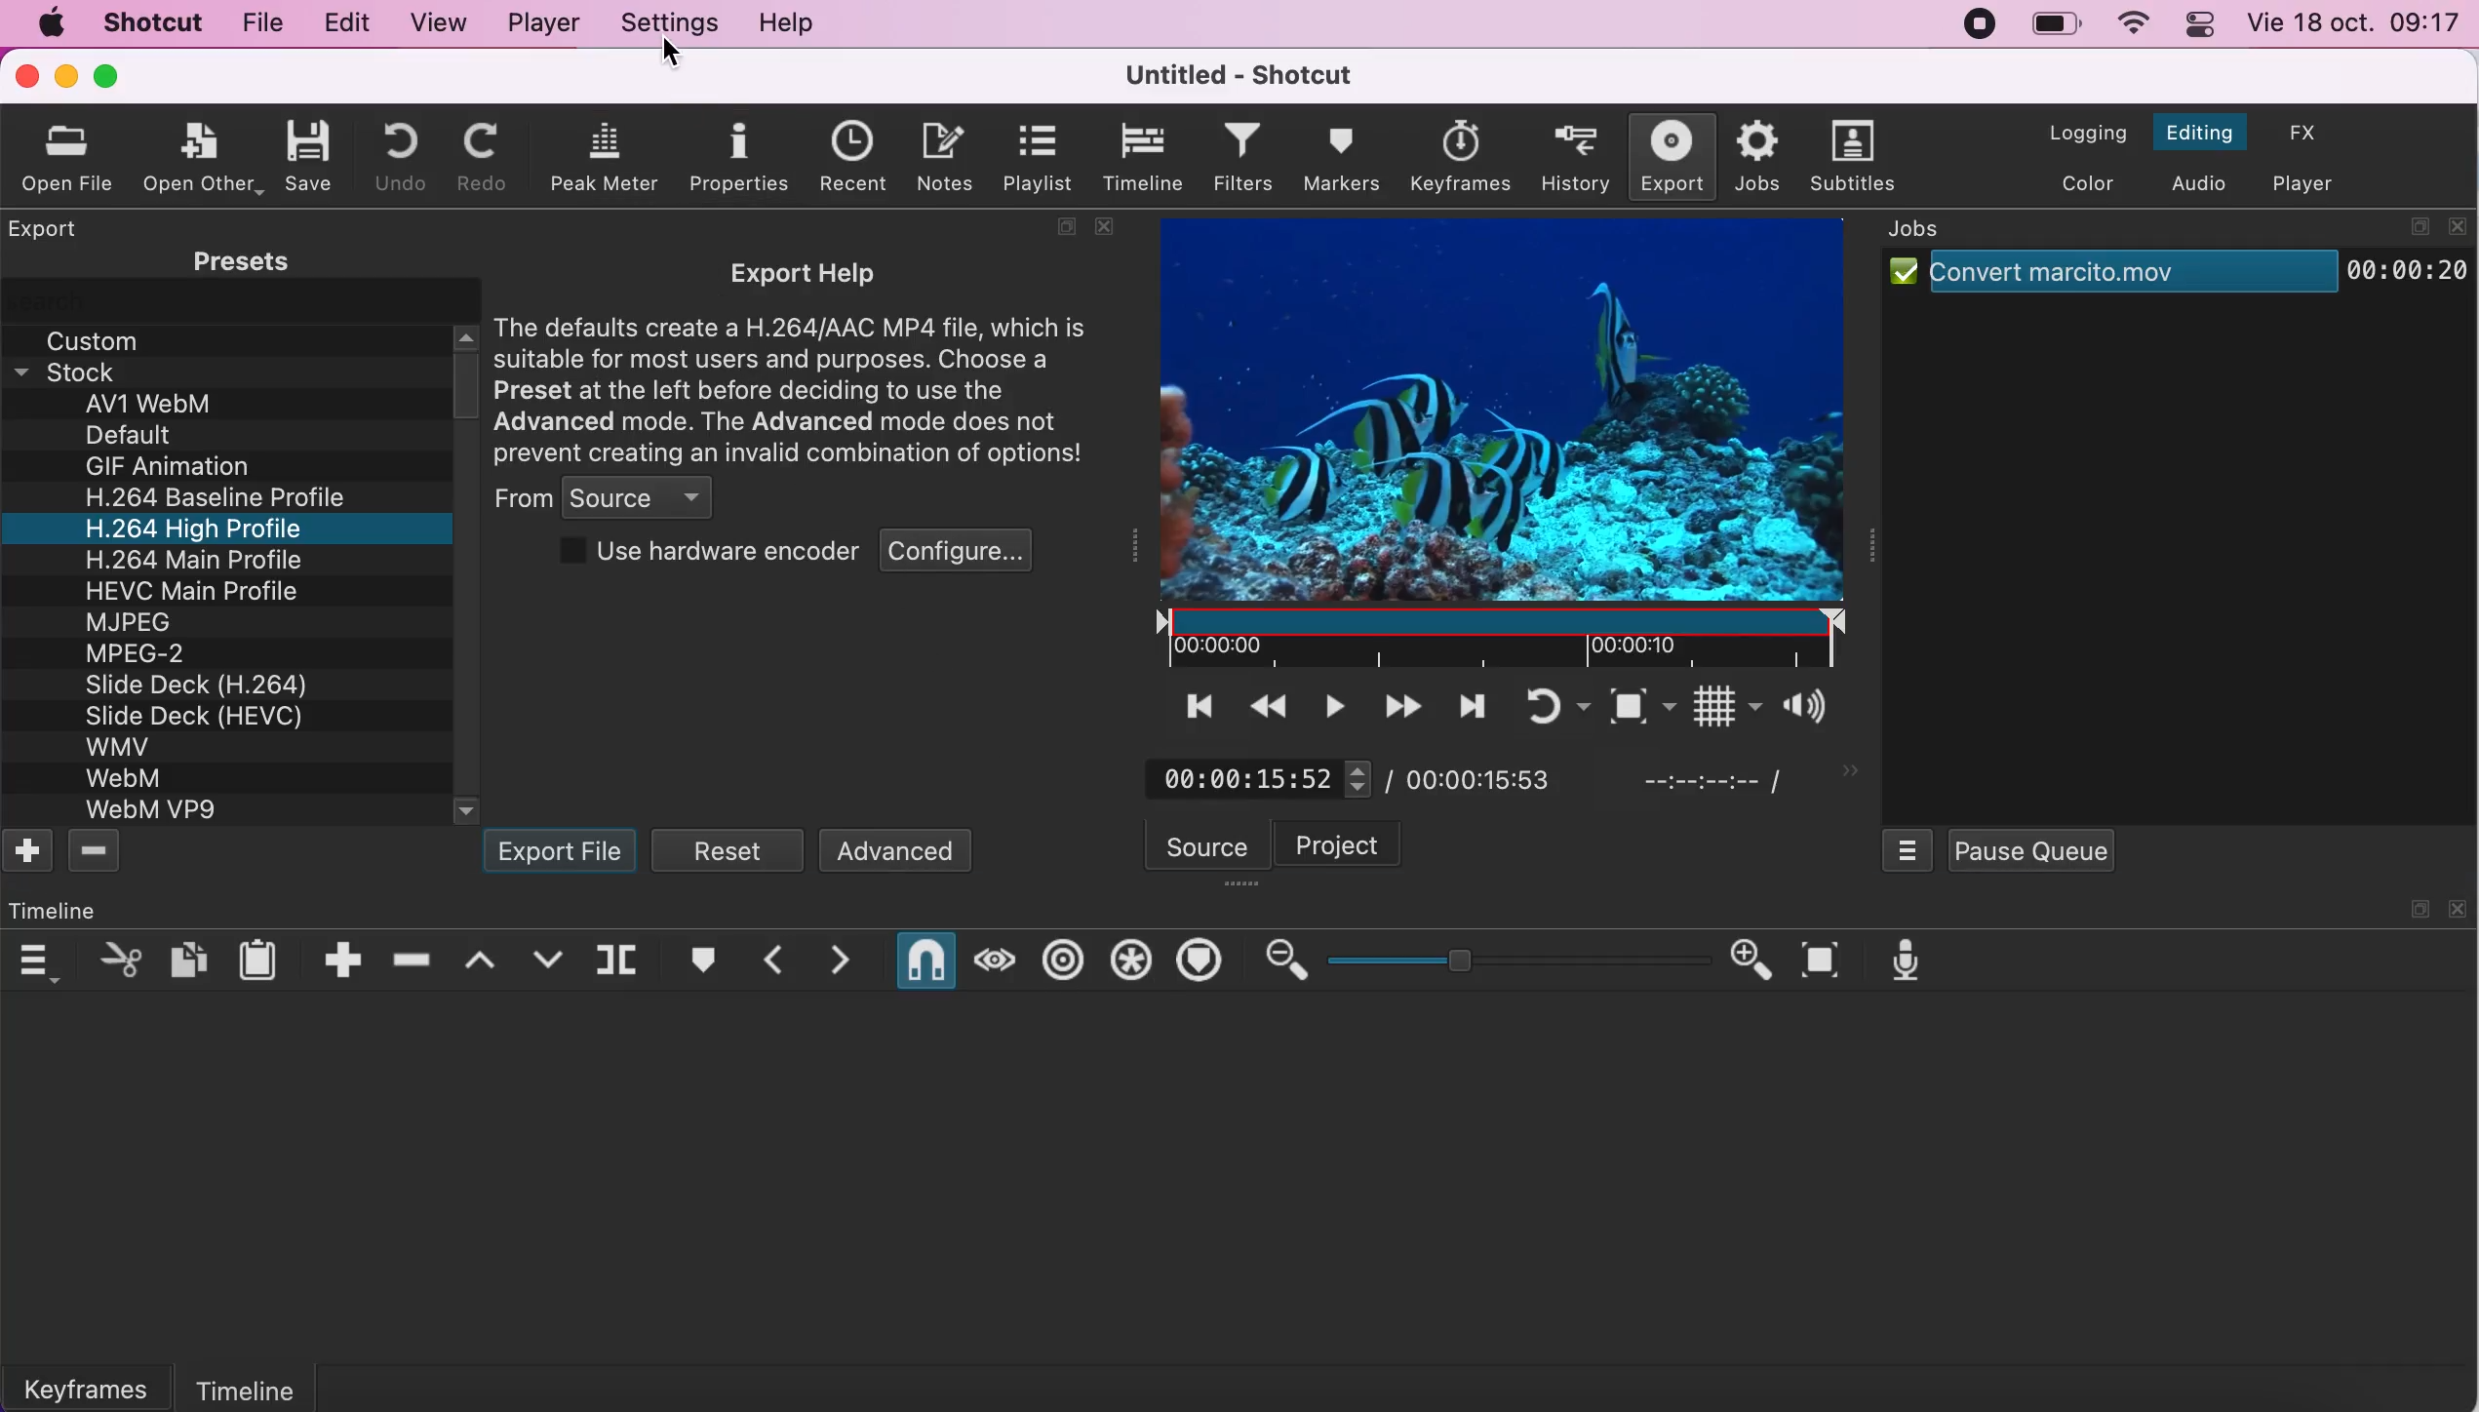 Image resolution: width=2479 pixels, height=1412 pixels. I want to click on snap, so click(921, 961).